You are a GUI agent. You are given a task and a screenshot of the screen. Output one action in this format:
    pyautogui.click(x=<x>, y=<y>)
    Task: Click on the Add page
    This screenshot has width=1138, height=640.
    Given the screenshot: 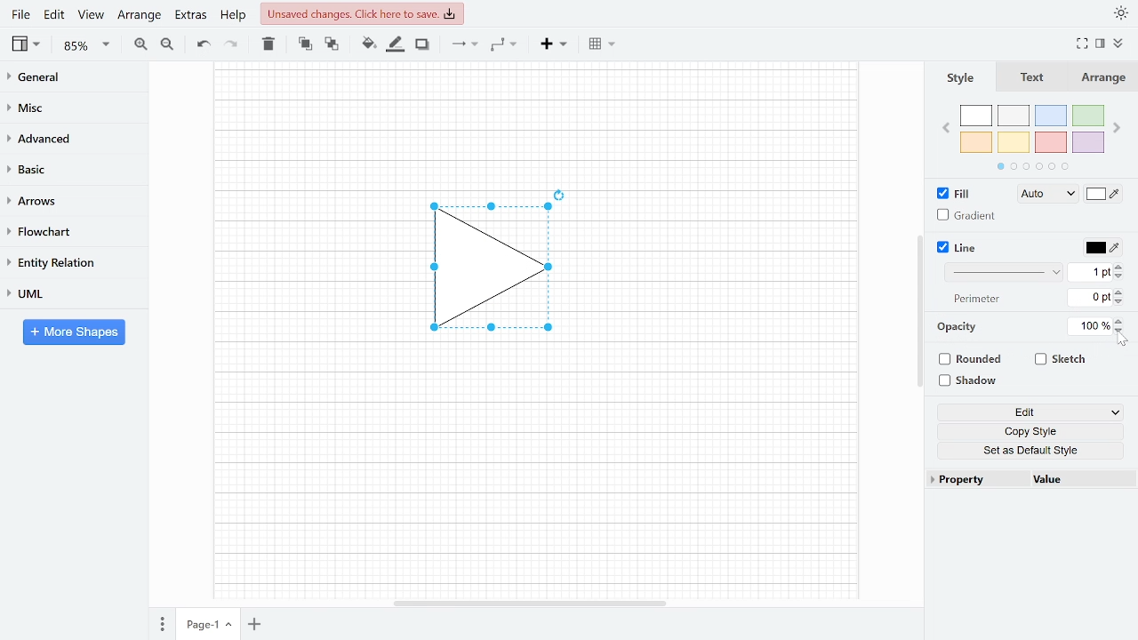 What is the action you would take?
    pyautogui.click(x=258, y=626)
    